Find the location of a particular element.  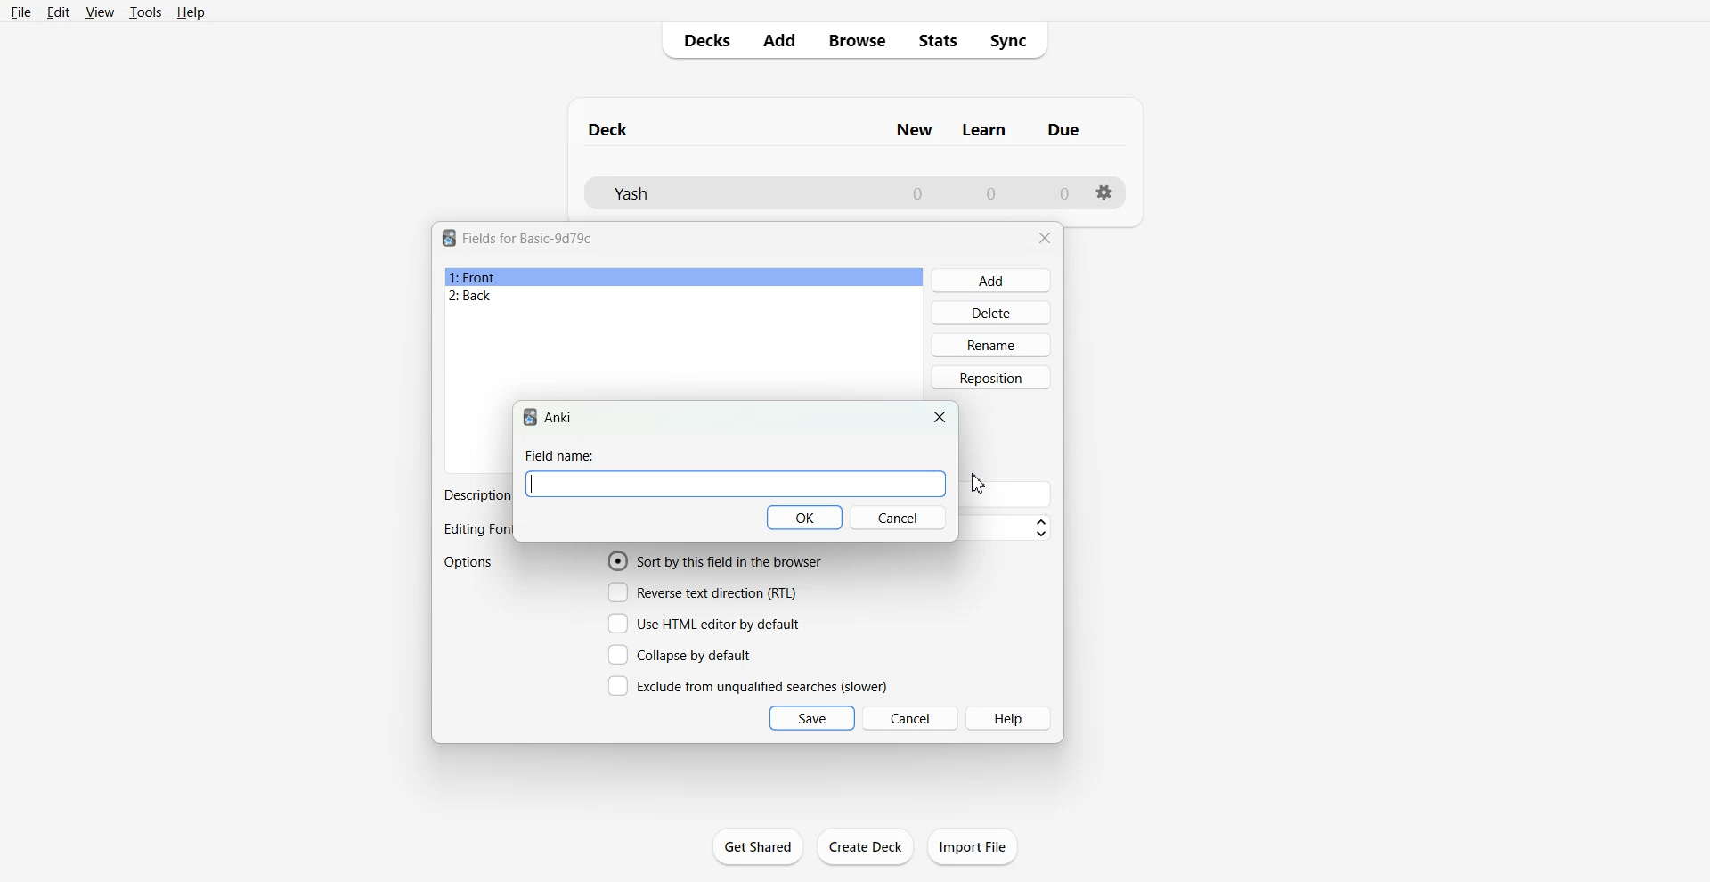

Import File is located at coordinates (973, 846).